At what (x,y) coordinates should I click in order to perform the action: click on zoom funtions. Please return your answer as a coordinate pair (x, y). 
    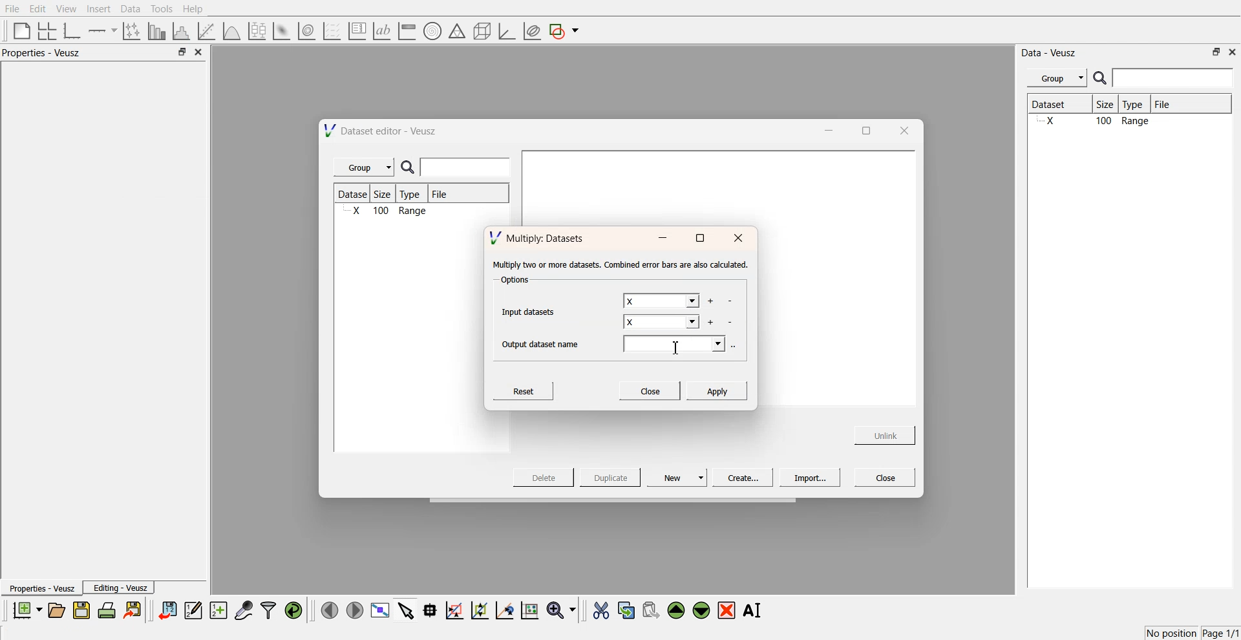
    Looking at the image, I should click on (561, 611).